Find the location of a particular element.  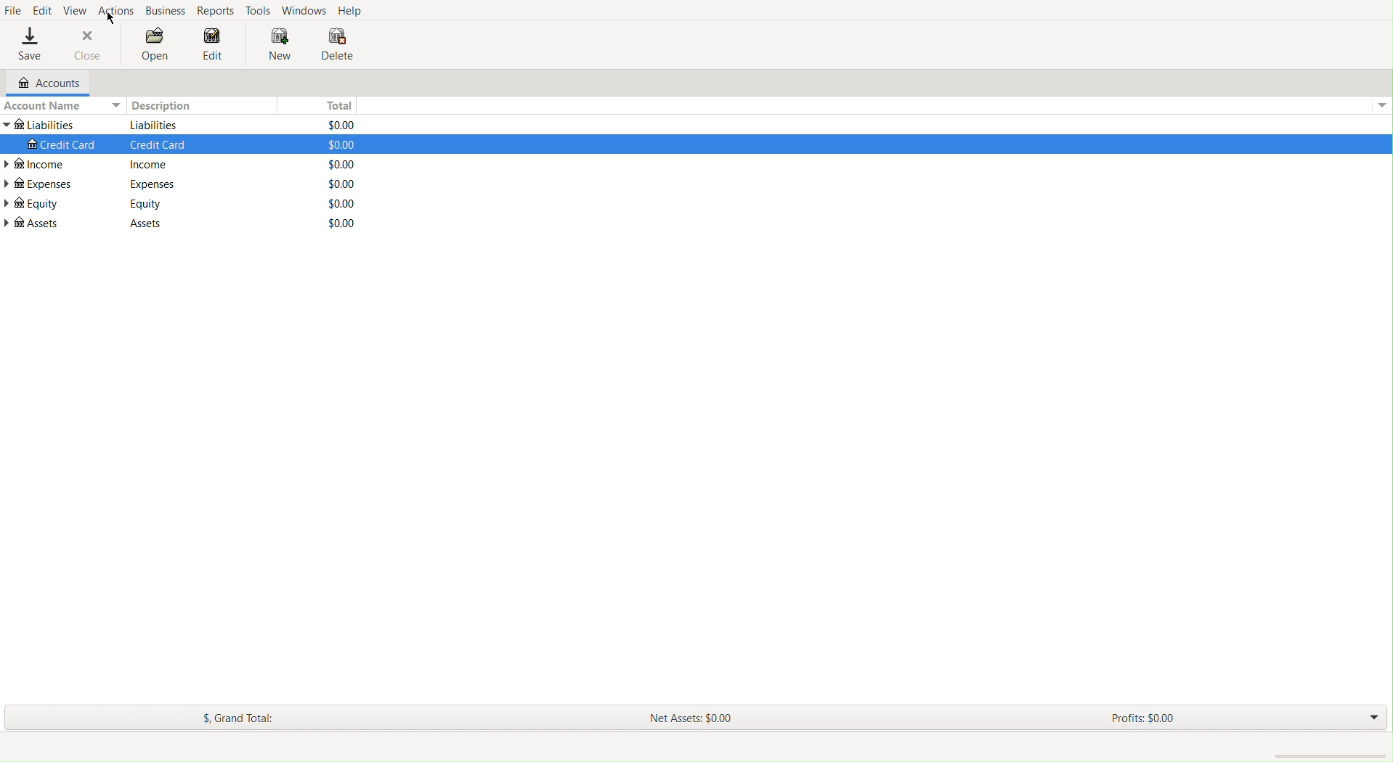

View is located at coordinates (76, 10).